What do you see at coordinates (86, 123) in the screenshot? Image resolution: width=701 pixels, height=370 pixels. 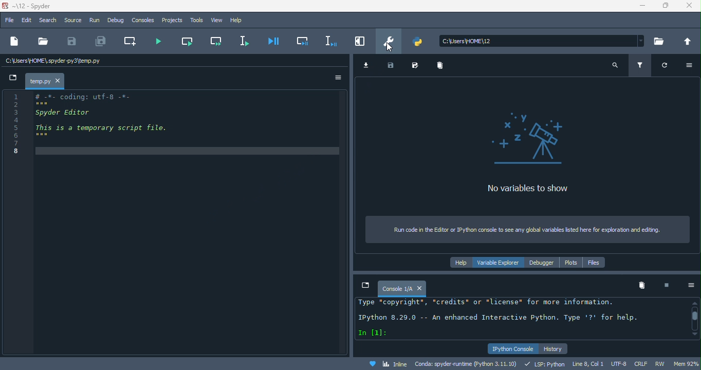 I see `coding` at bounding box center [86, 123].